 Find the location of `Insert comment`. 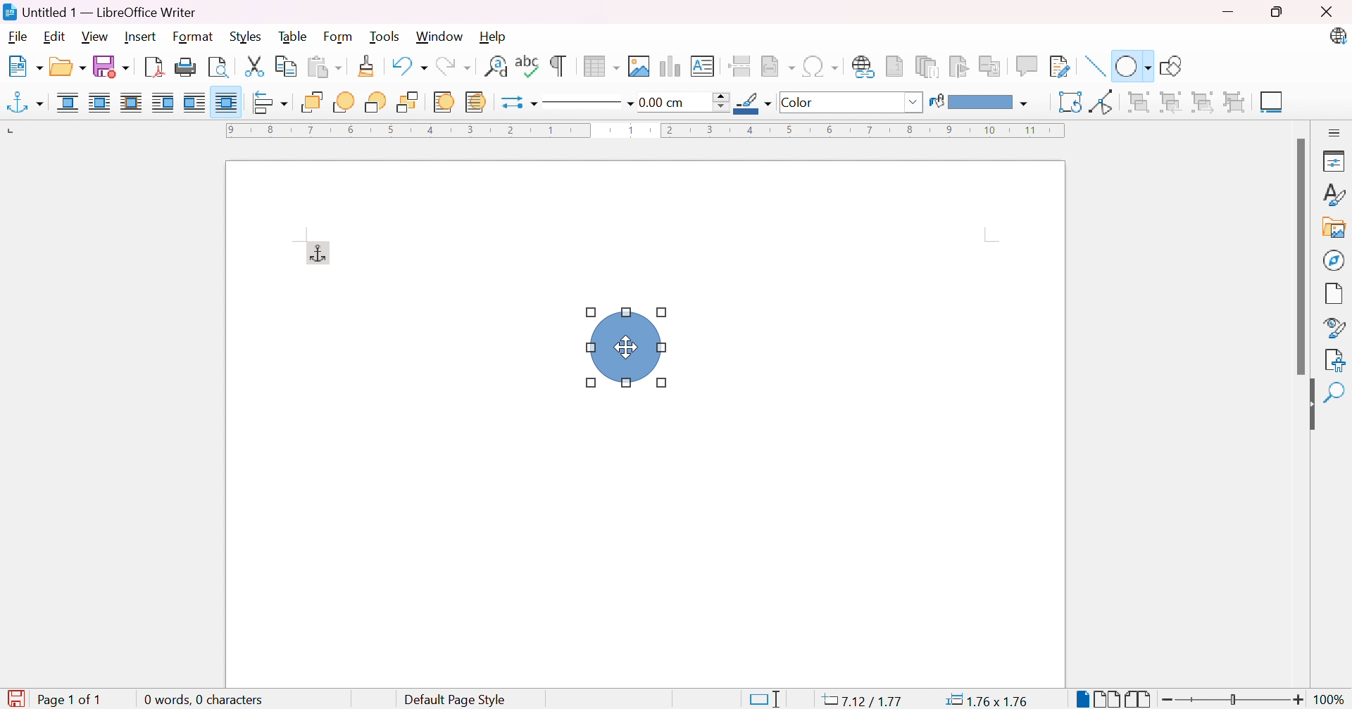

Insert comment is located at coordinates (1029, 65).